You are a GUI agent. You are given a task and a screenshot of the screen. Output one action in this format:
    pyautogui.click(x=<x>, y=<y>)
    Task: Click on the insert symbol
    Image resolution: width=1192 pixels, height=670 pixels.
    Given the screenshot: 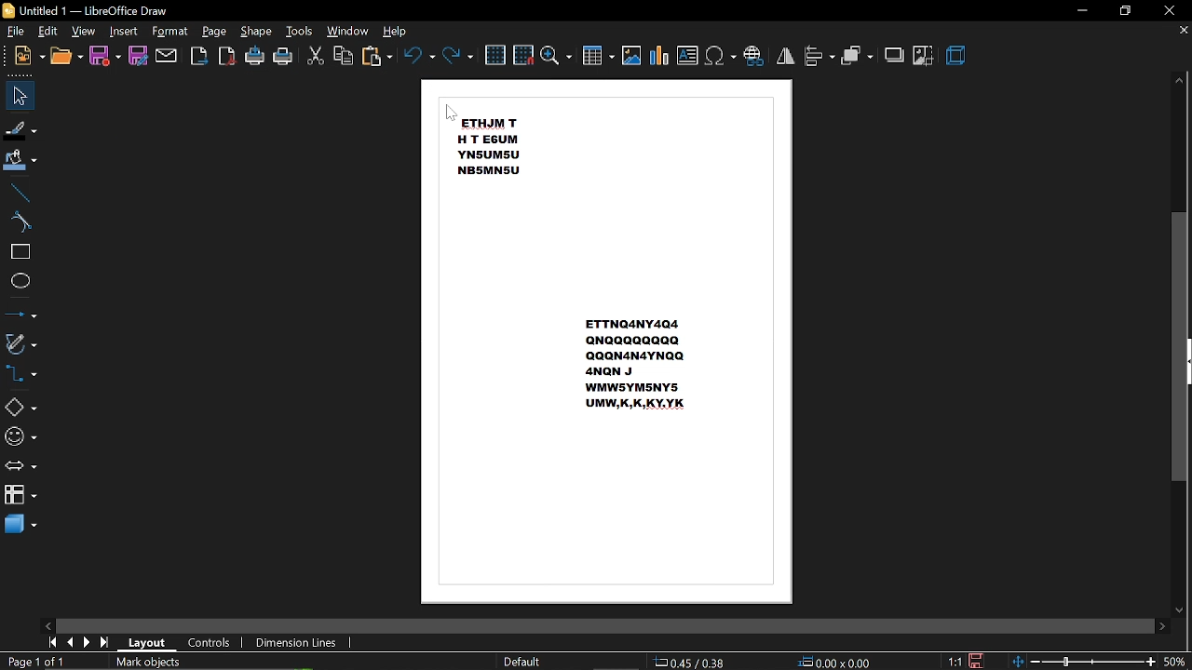 What is the action you would take?
    pyautogui.click(x=720, y=56)
    